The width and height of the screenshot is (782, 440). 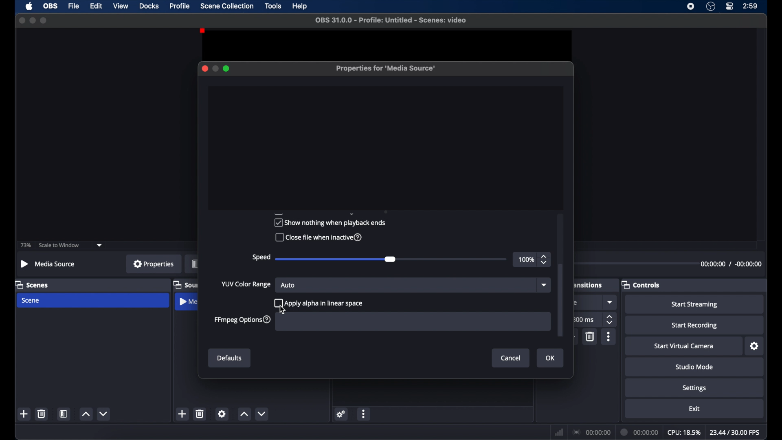 What do you see at coordinates (544, 260) in the screenshot?
I see `stepper buttons` at bounding box center [544, 260].